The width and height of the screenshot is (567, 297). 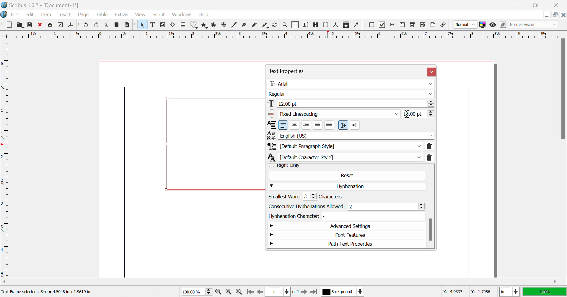 I want to click on Item, so click(x=46, y=15).